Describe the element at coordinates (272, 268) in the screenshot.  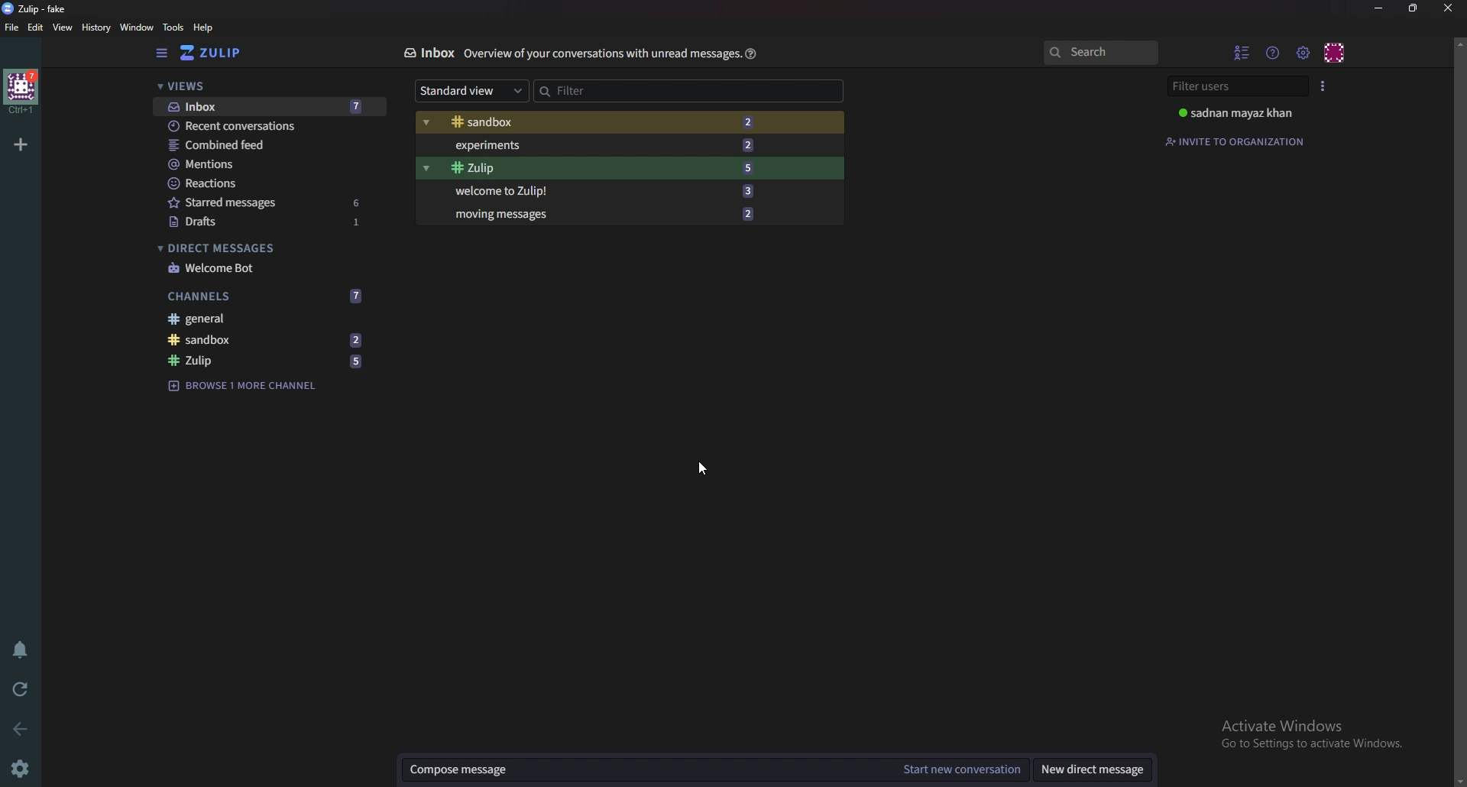
I see `Welcome bot` at that location.